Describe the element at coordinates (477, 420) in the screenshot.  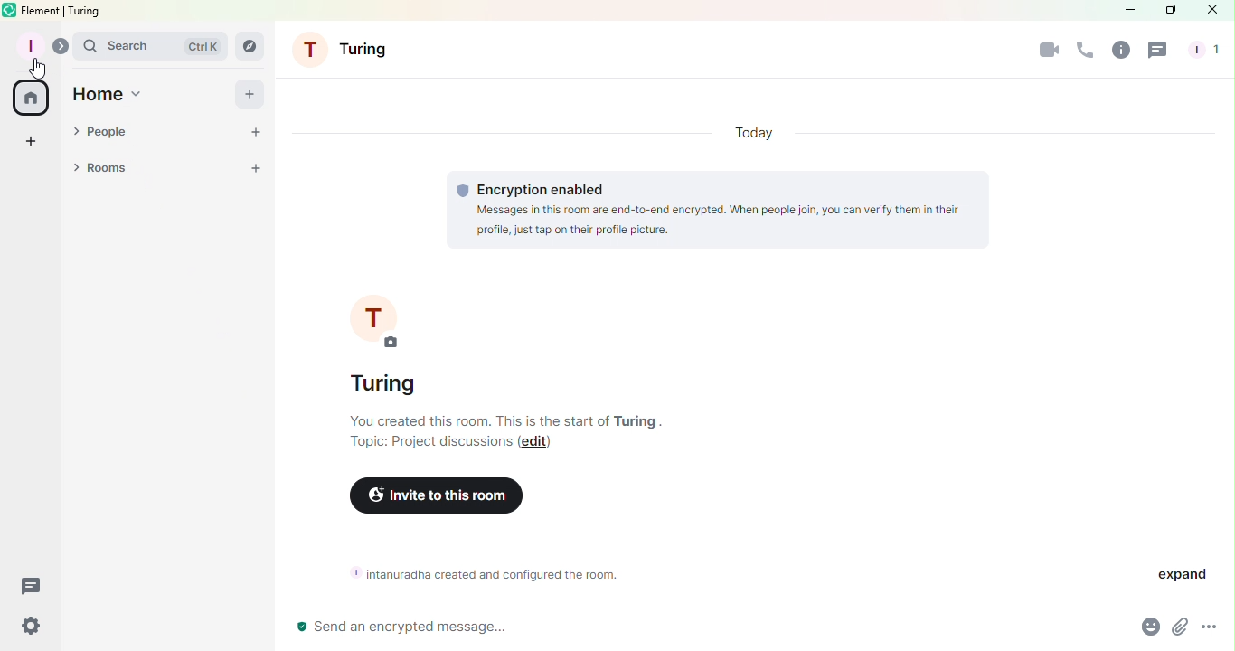
I see `you created this room. this is the srart of` at that location.